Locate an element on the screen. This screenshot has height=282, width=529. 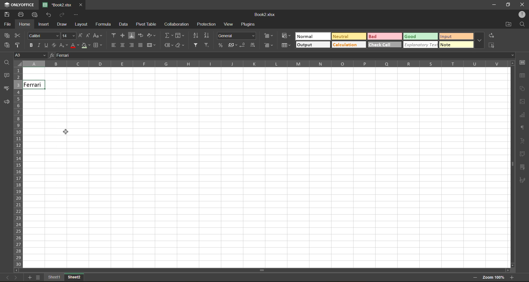
bad is located at coordinates (385, 36).